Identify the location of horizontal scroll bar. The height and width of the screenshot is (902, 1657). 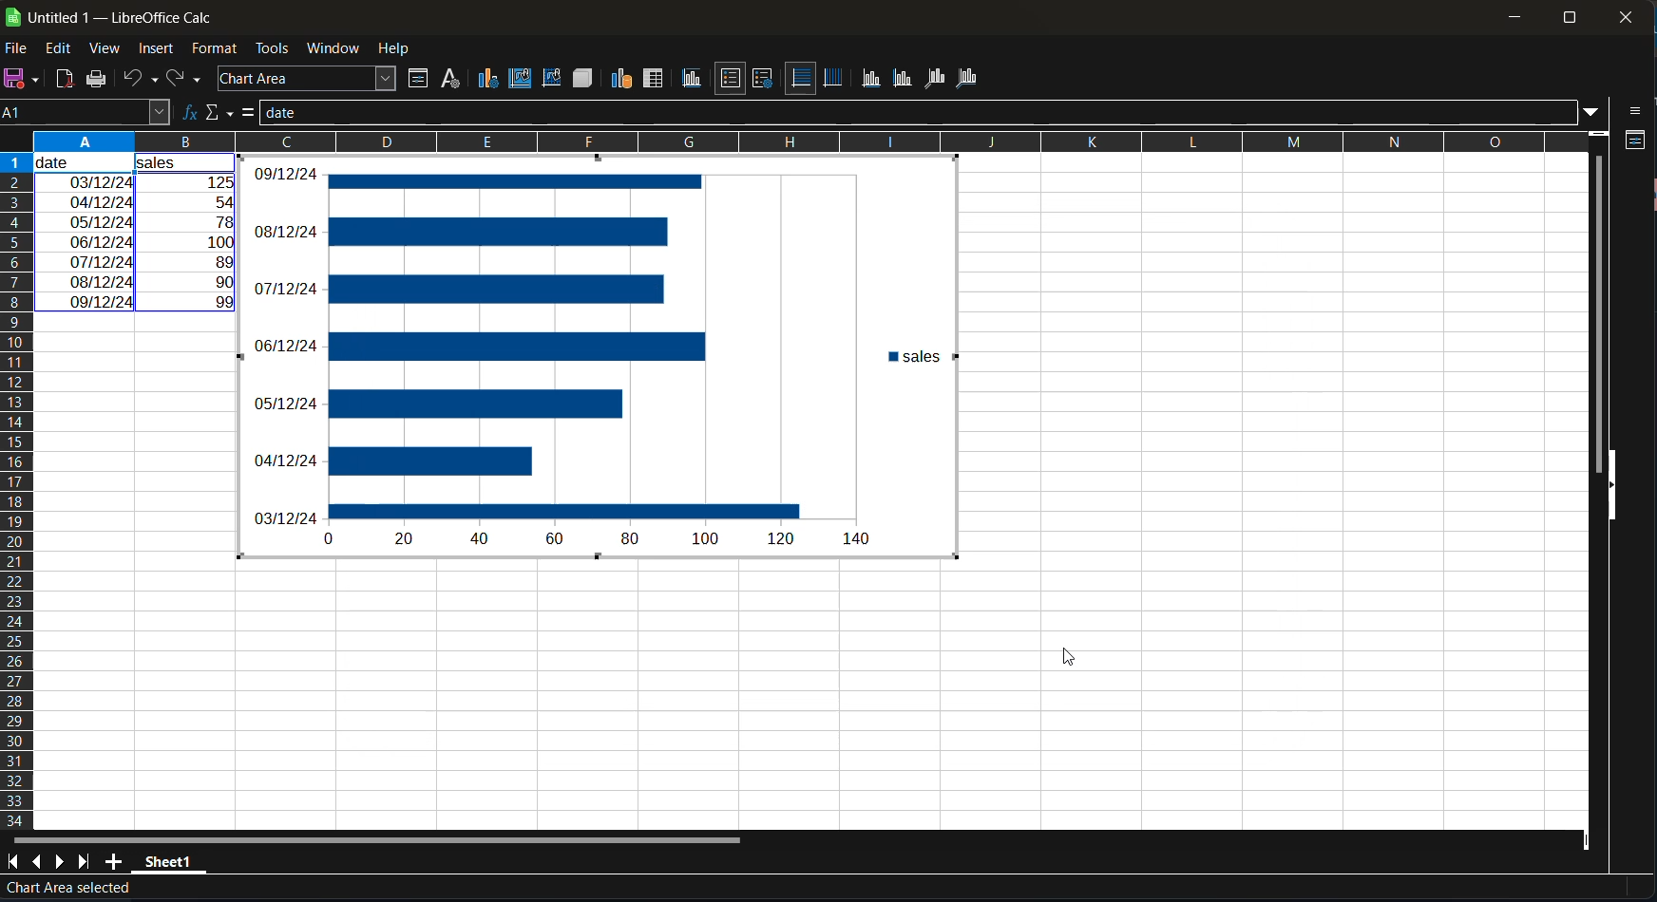
(372, 836).